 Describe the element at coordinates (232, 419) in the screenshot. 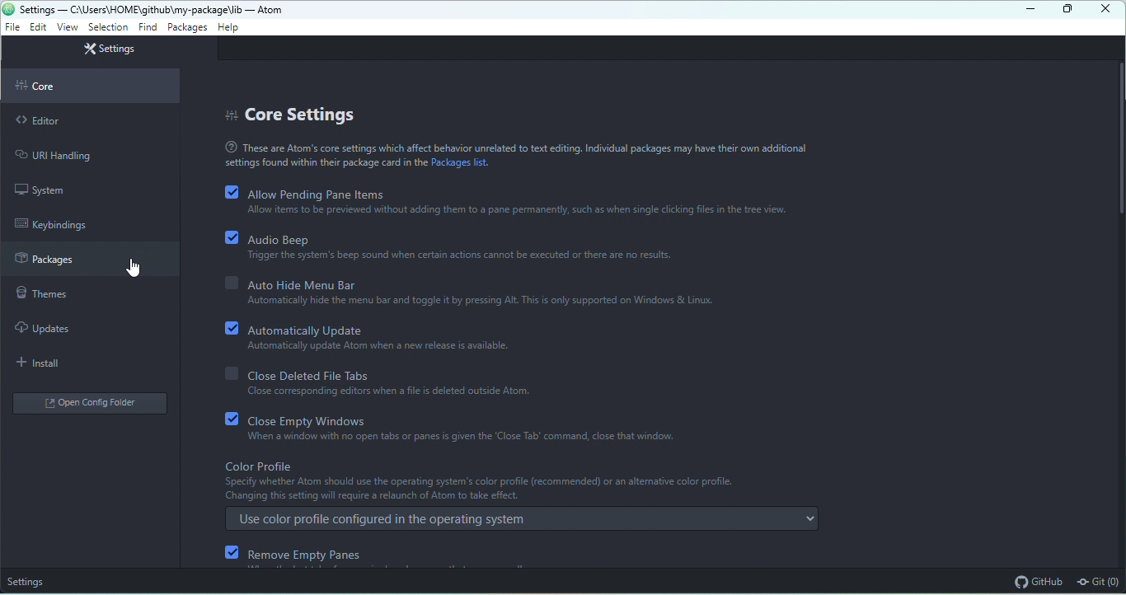

I see `checkbox with tick` at that location.